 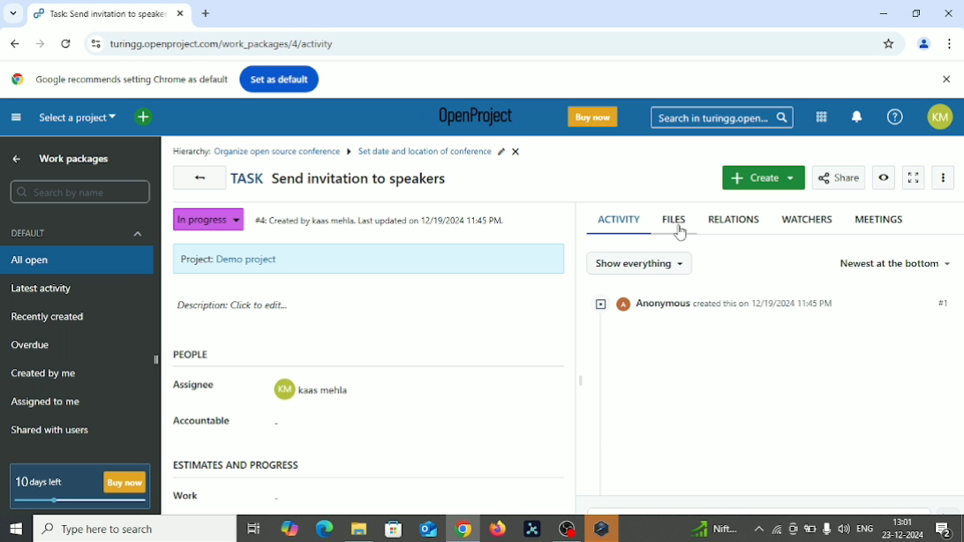 I want to click on Customize and control google chrome, so click(x=952, y=43).